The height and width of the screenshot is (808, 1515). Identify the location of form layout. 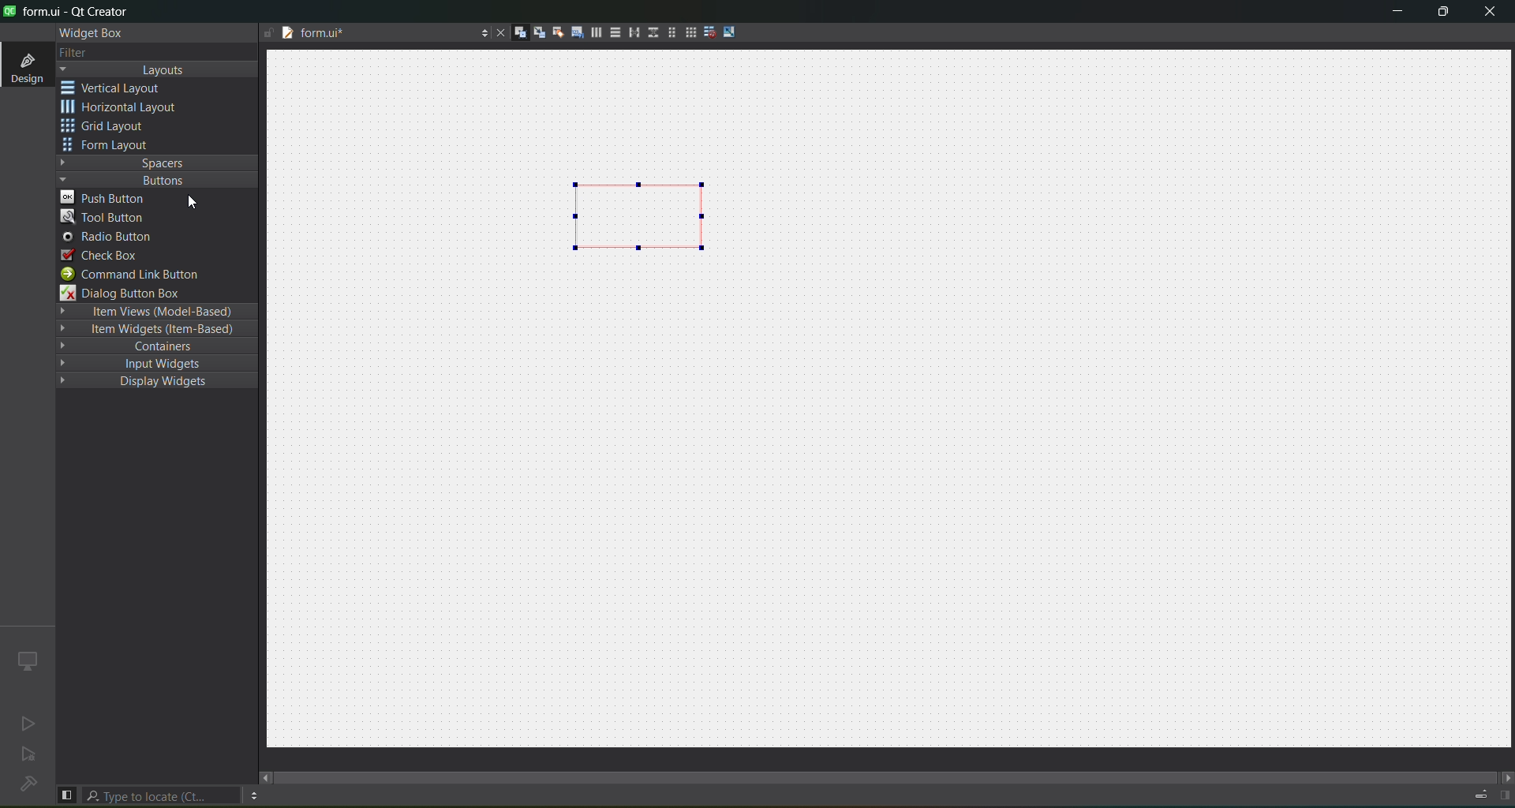
(668, 32).